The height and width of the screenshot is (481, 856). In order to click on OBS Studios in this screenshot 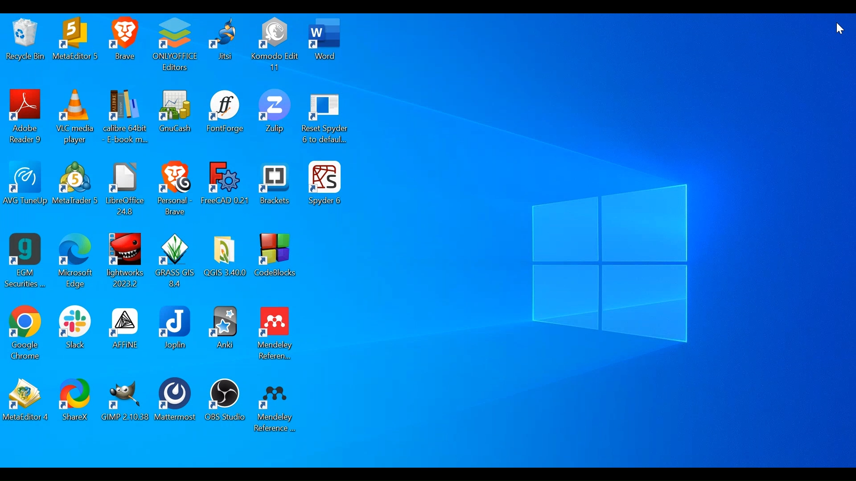, I will do `click(225, 404)`.